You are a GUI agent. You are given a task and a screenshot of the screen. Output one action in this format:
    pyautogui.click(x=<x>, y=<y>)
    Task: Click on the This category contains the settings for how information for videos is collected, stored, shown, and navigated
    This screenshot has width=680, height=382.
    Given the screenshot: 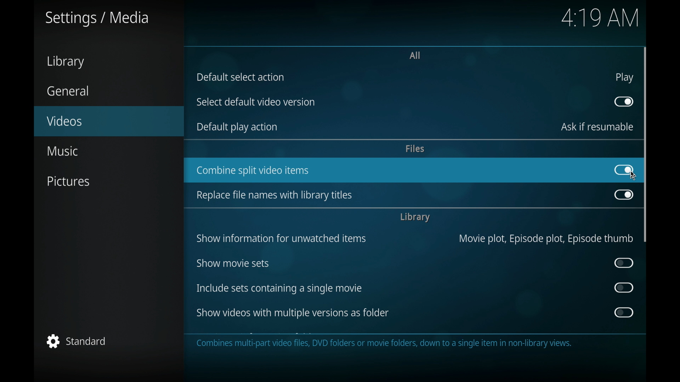 What is the action you would take?
    pyautogui.click(x=396, y=345)
    